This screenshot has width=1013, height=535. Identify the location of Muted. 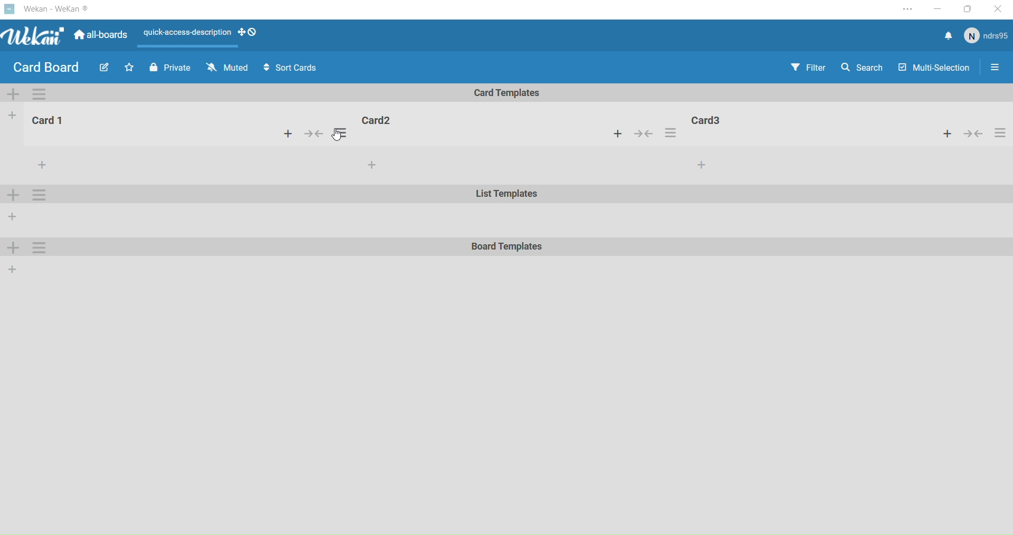
(228, 68).